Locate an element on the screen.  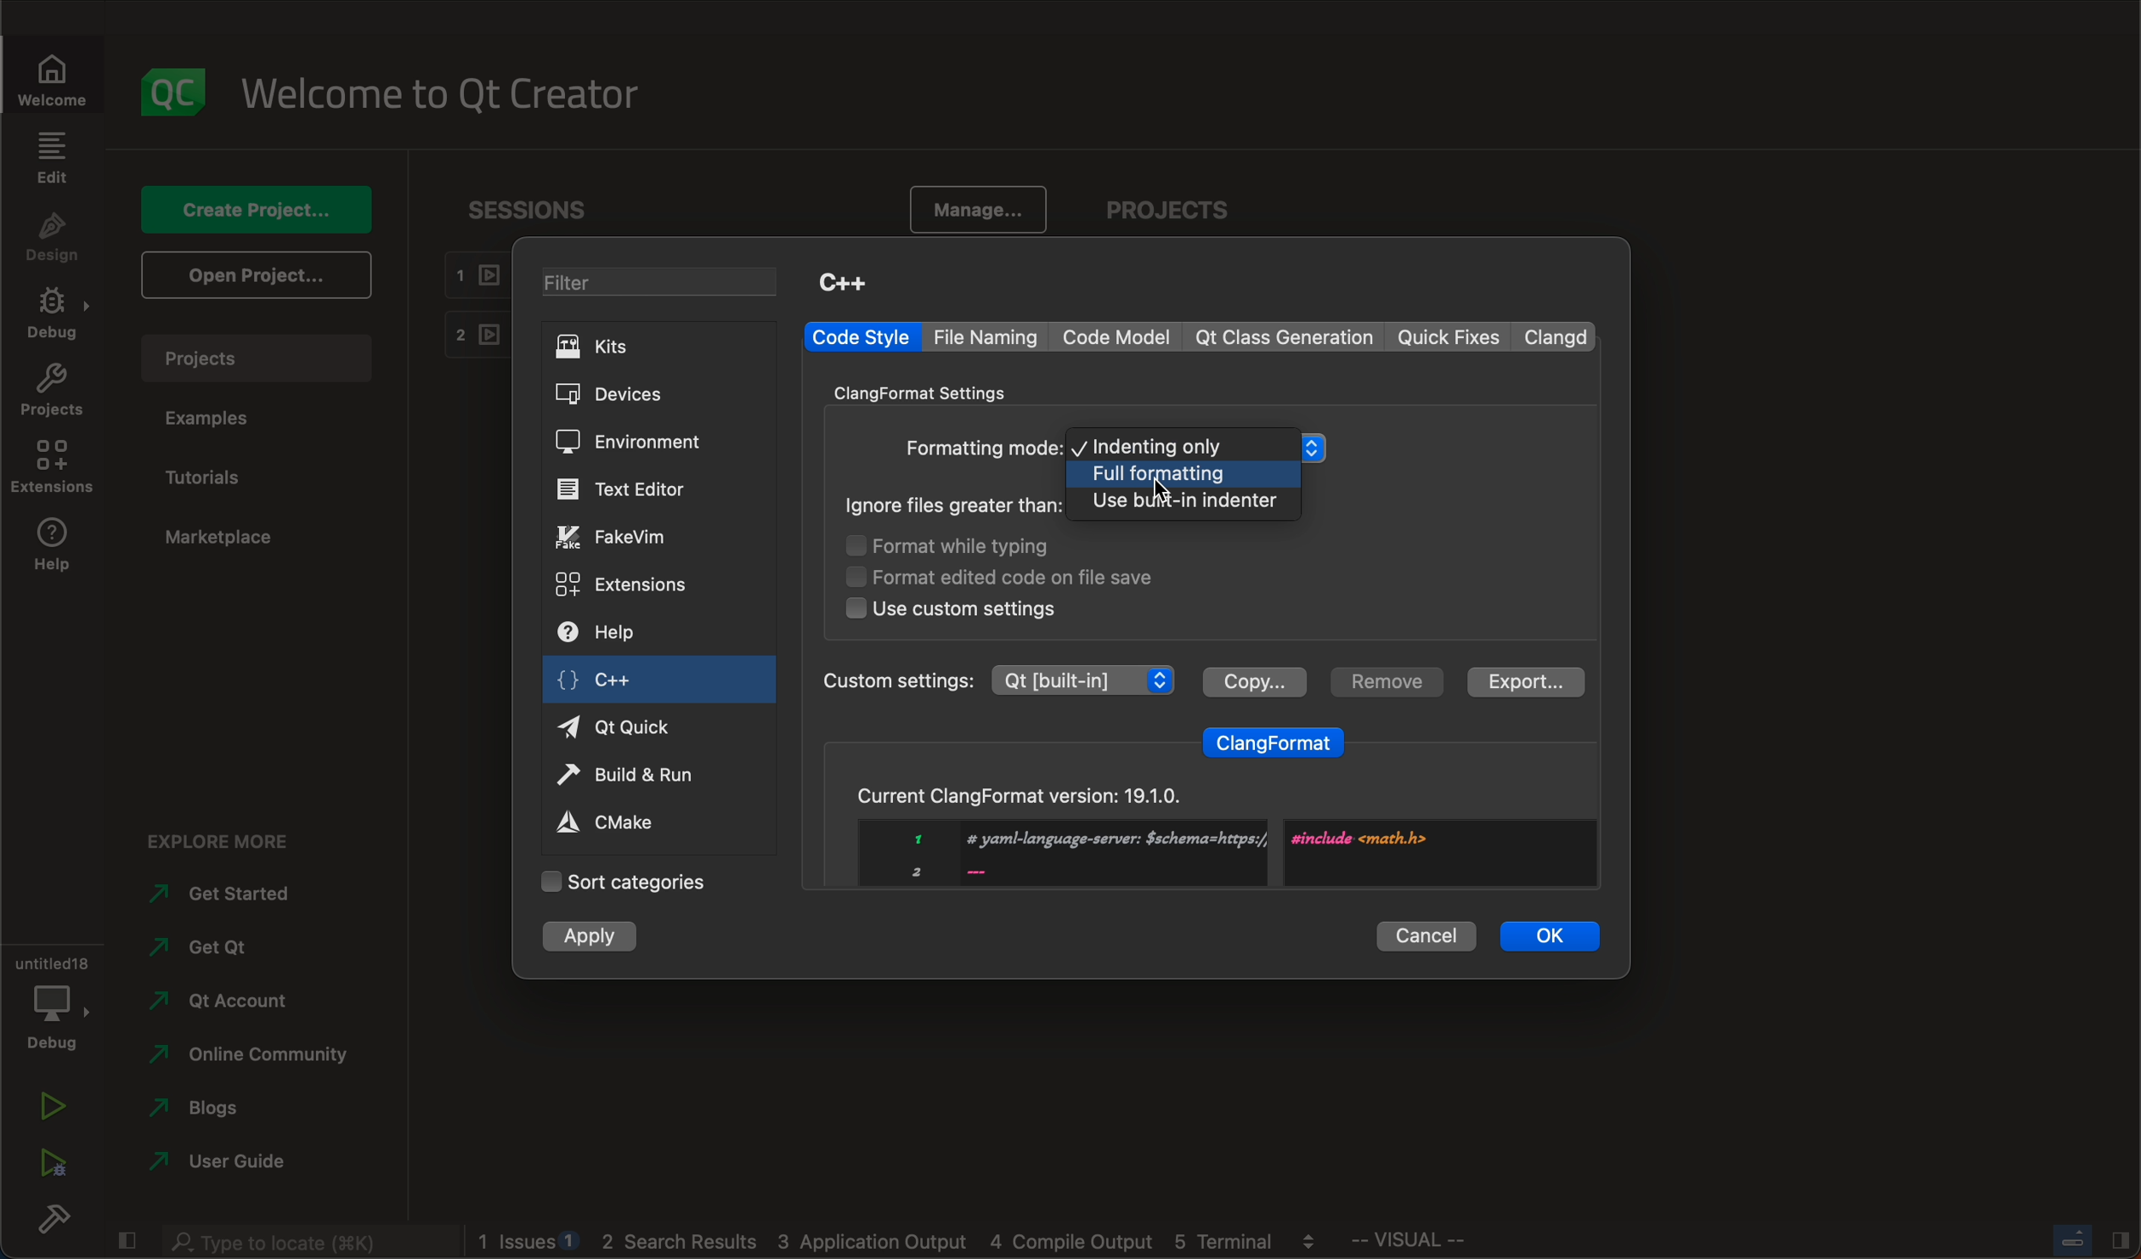
style is located at coordinates (861, 337).